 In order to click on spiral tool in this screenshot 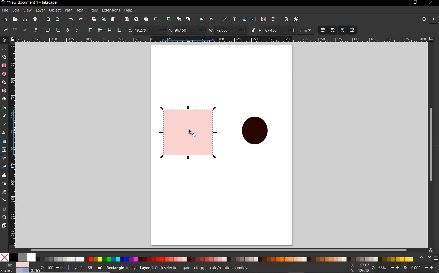, I will do `click(4, 99)`.